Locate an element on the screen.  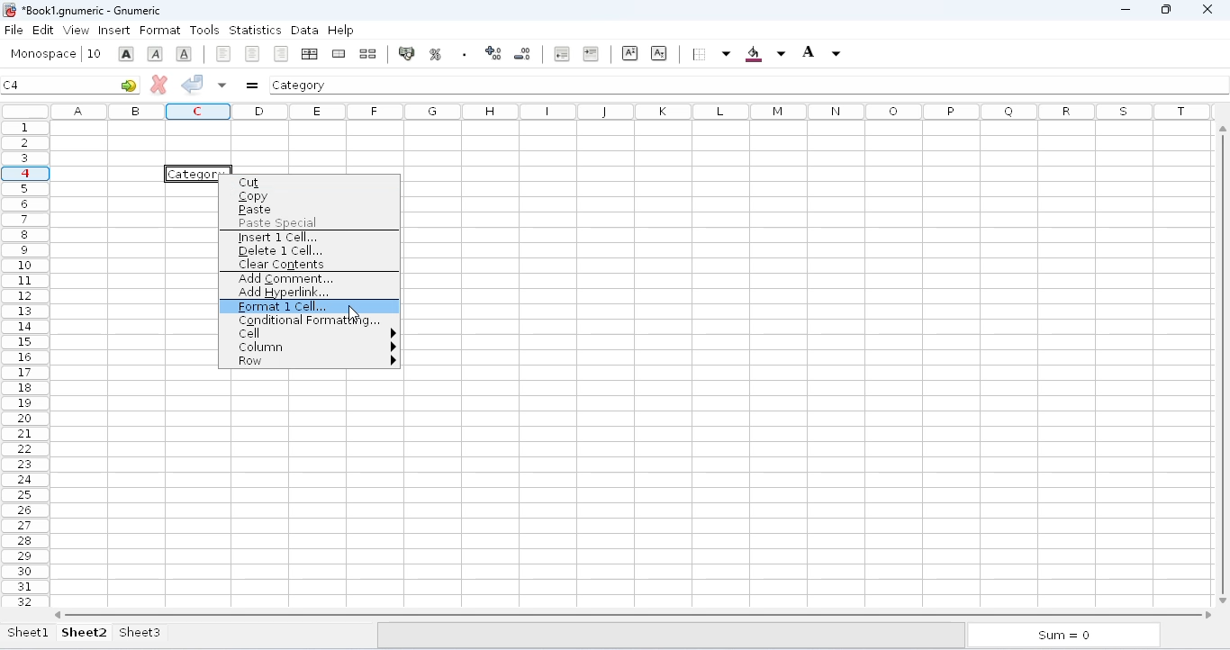
insert 1 cell is located at coordinates (276, 238).